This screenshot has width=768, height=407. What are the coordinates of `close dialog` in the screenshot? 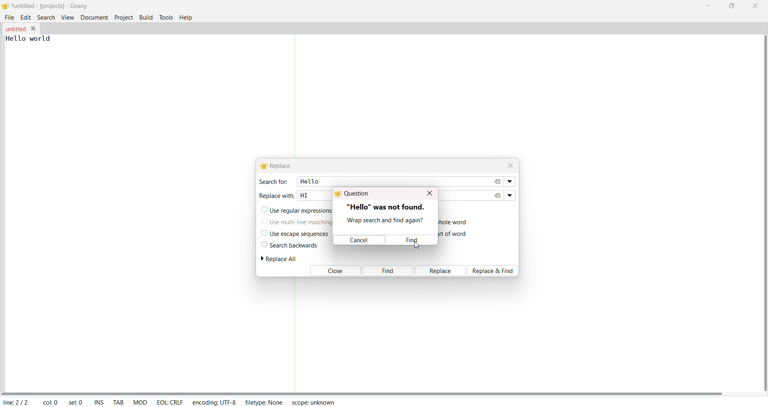 It's located at (509, 164).